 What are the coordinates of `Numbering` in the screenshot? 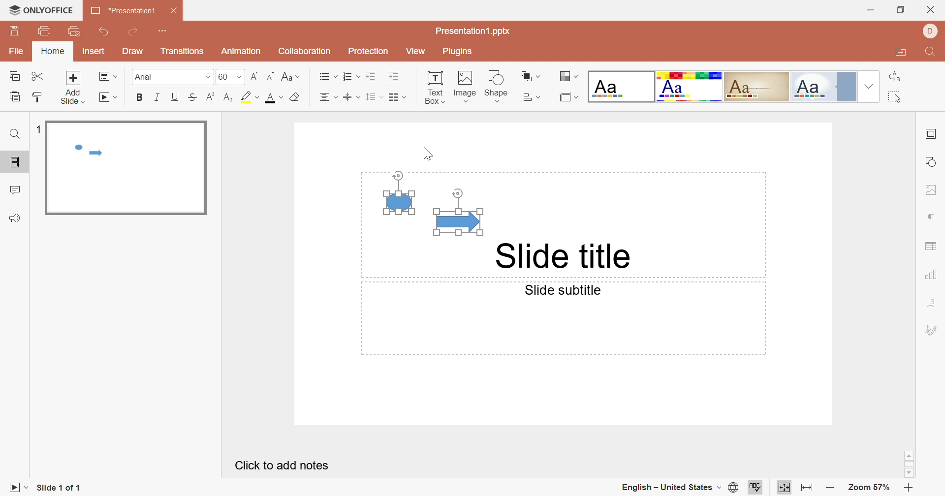 It's located at (349, 76).